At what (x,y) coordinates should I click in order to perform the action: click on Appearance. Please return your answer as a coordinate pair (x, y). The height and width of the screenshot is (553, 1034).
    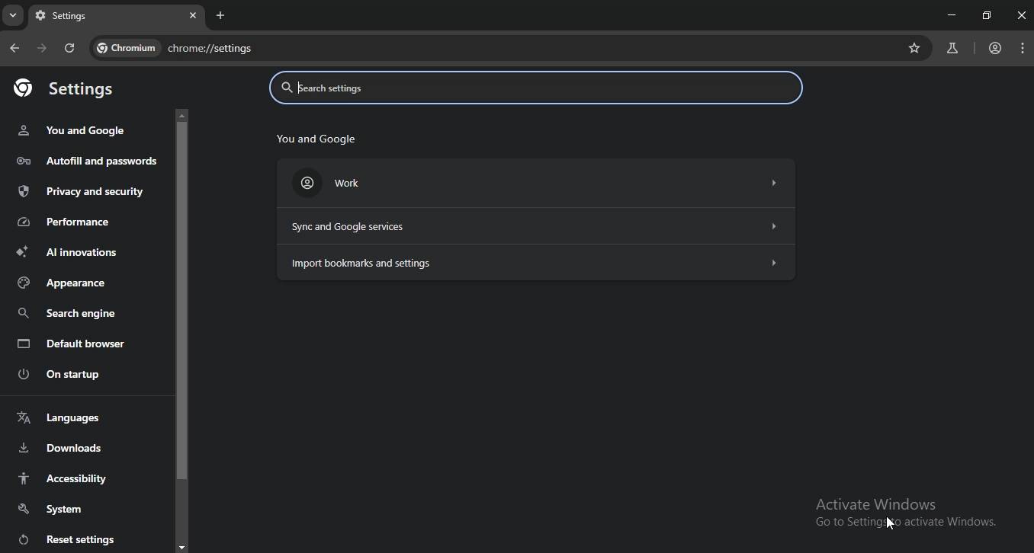
    Looking at the image, I should click on (64, 283).